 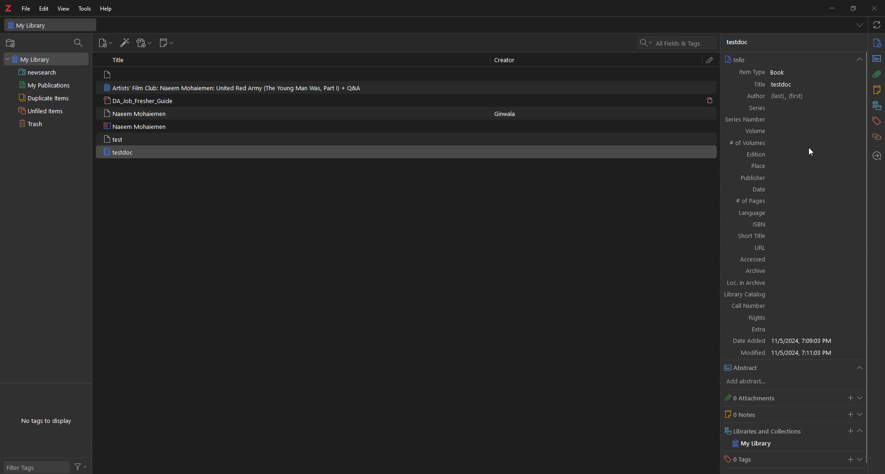 What do you see at coordinates (749, 381) in the screenshot?
I see `Add abstract` at bounding box center [749, 381].